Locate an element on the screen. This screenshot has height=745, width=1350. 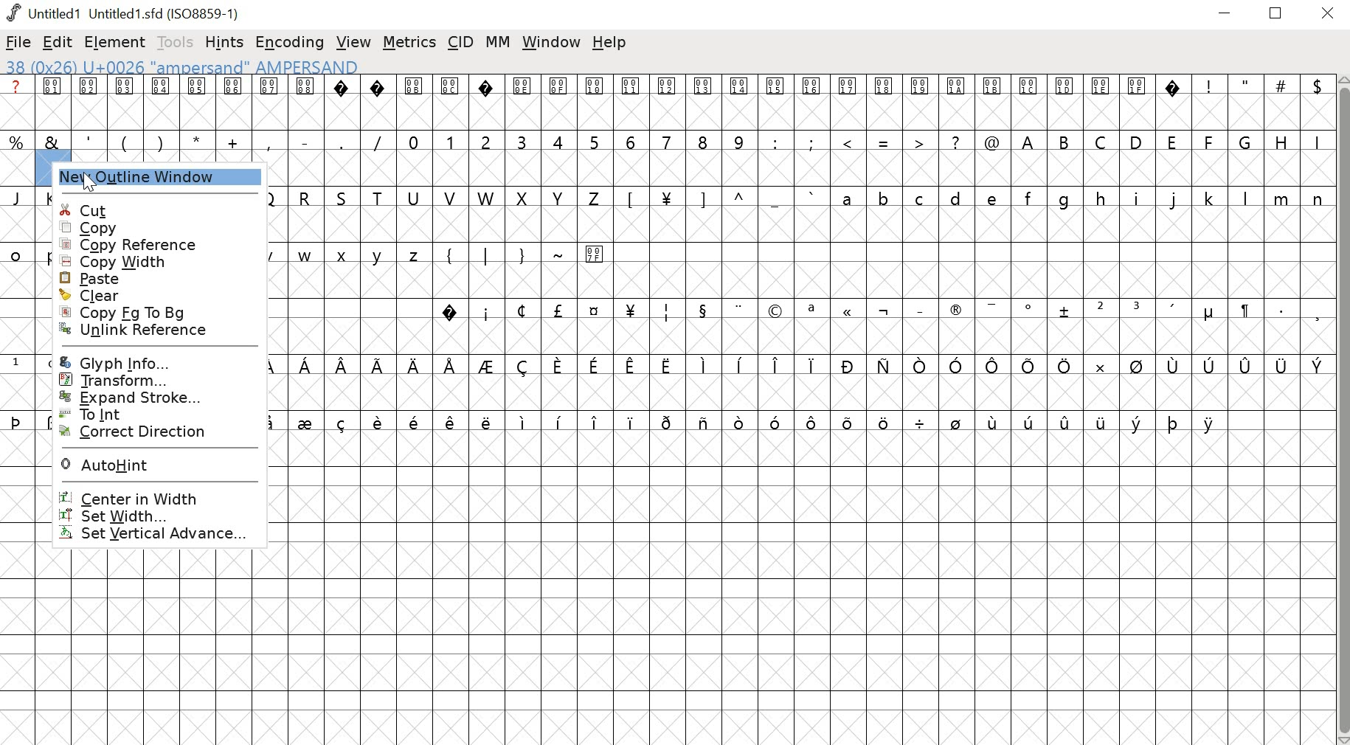
symbol is located at coordinates (775, 312).